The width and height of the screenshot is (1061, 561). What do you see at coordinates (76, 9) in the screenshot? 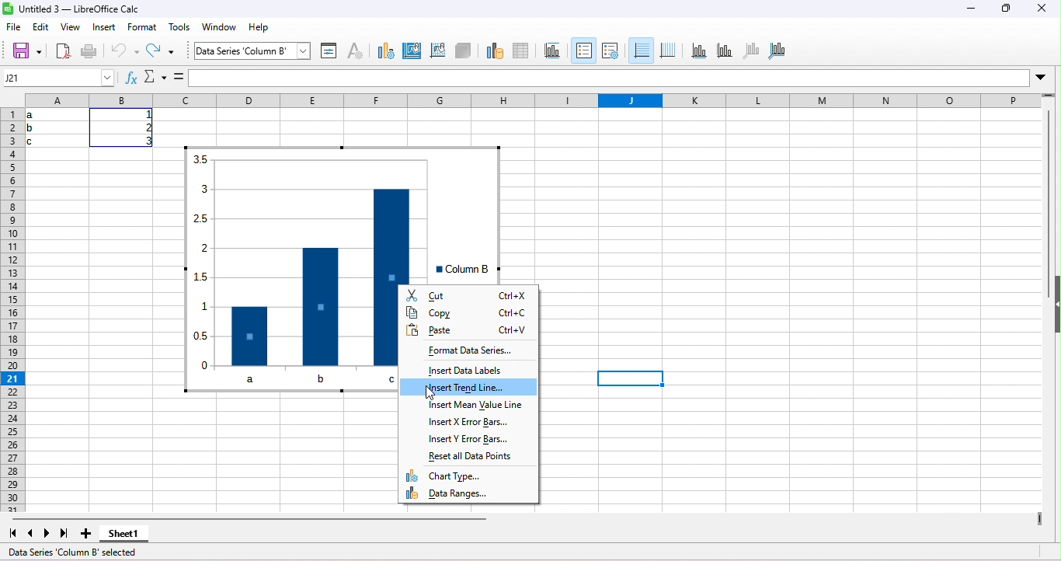
I see `libre office calc` at bounding box center [76, 9].